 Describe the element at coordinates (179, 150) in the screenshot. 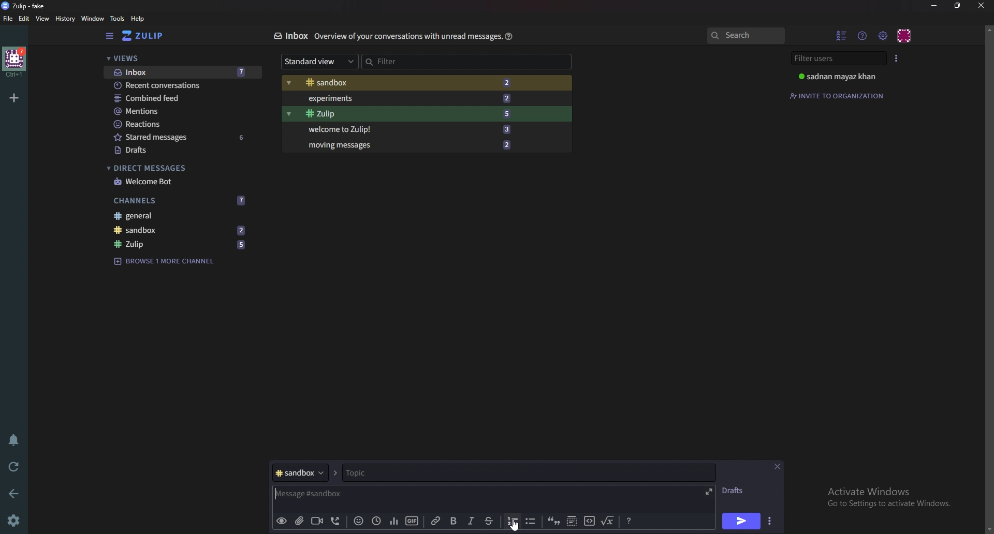

I see `Drafts` at that location.